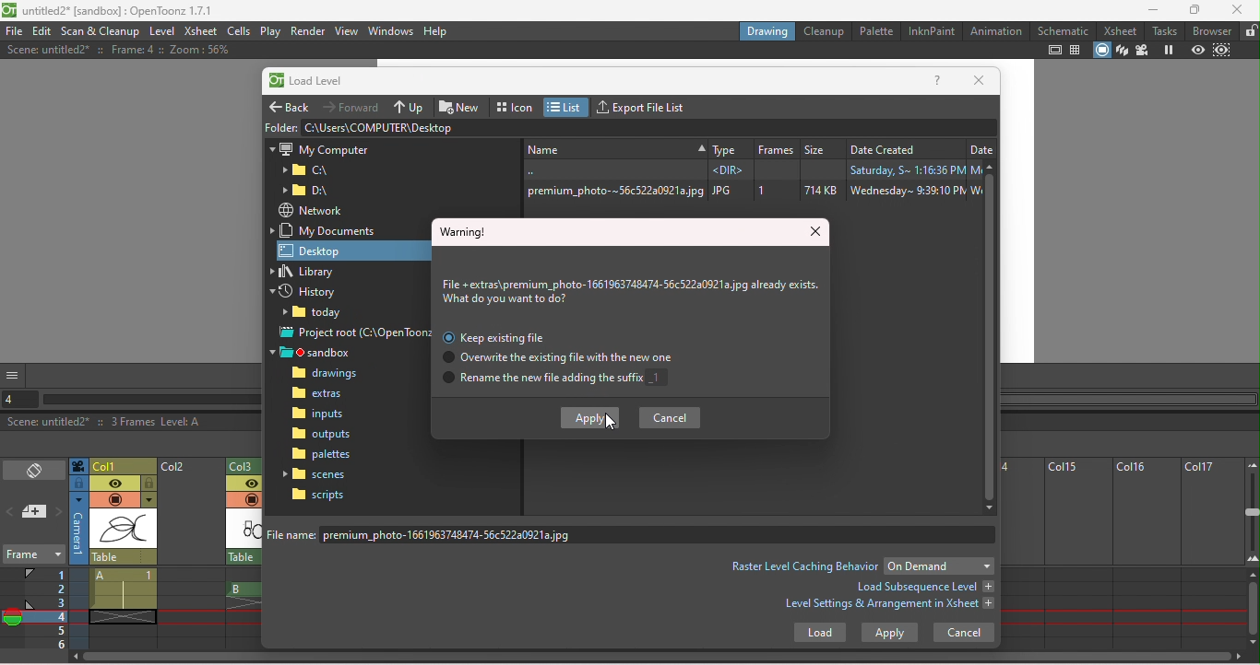  What do you see at coordinates (938, 82) in the screenshot?
I see `Help` at bounding box center [938, 82].